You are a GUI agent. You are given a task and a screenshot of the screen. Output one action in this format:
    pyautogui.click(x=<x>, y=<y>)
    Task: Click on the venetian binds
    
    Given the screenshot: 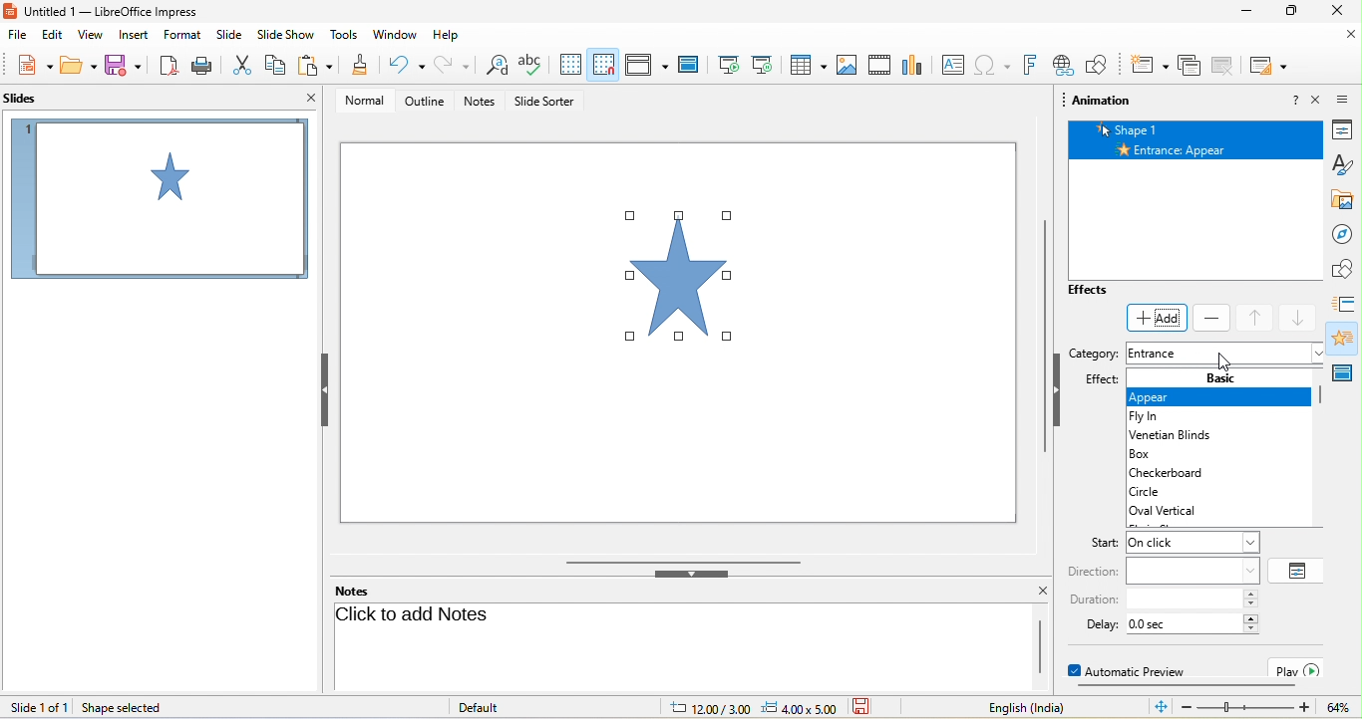 What is the action you would take?
    pyautogui.click(x=1168, y=436)
    